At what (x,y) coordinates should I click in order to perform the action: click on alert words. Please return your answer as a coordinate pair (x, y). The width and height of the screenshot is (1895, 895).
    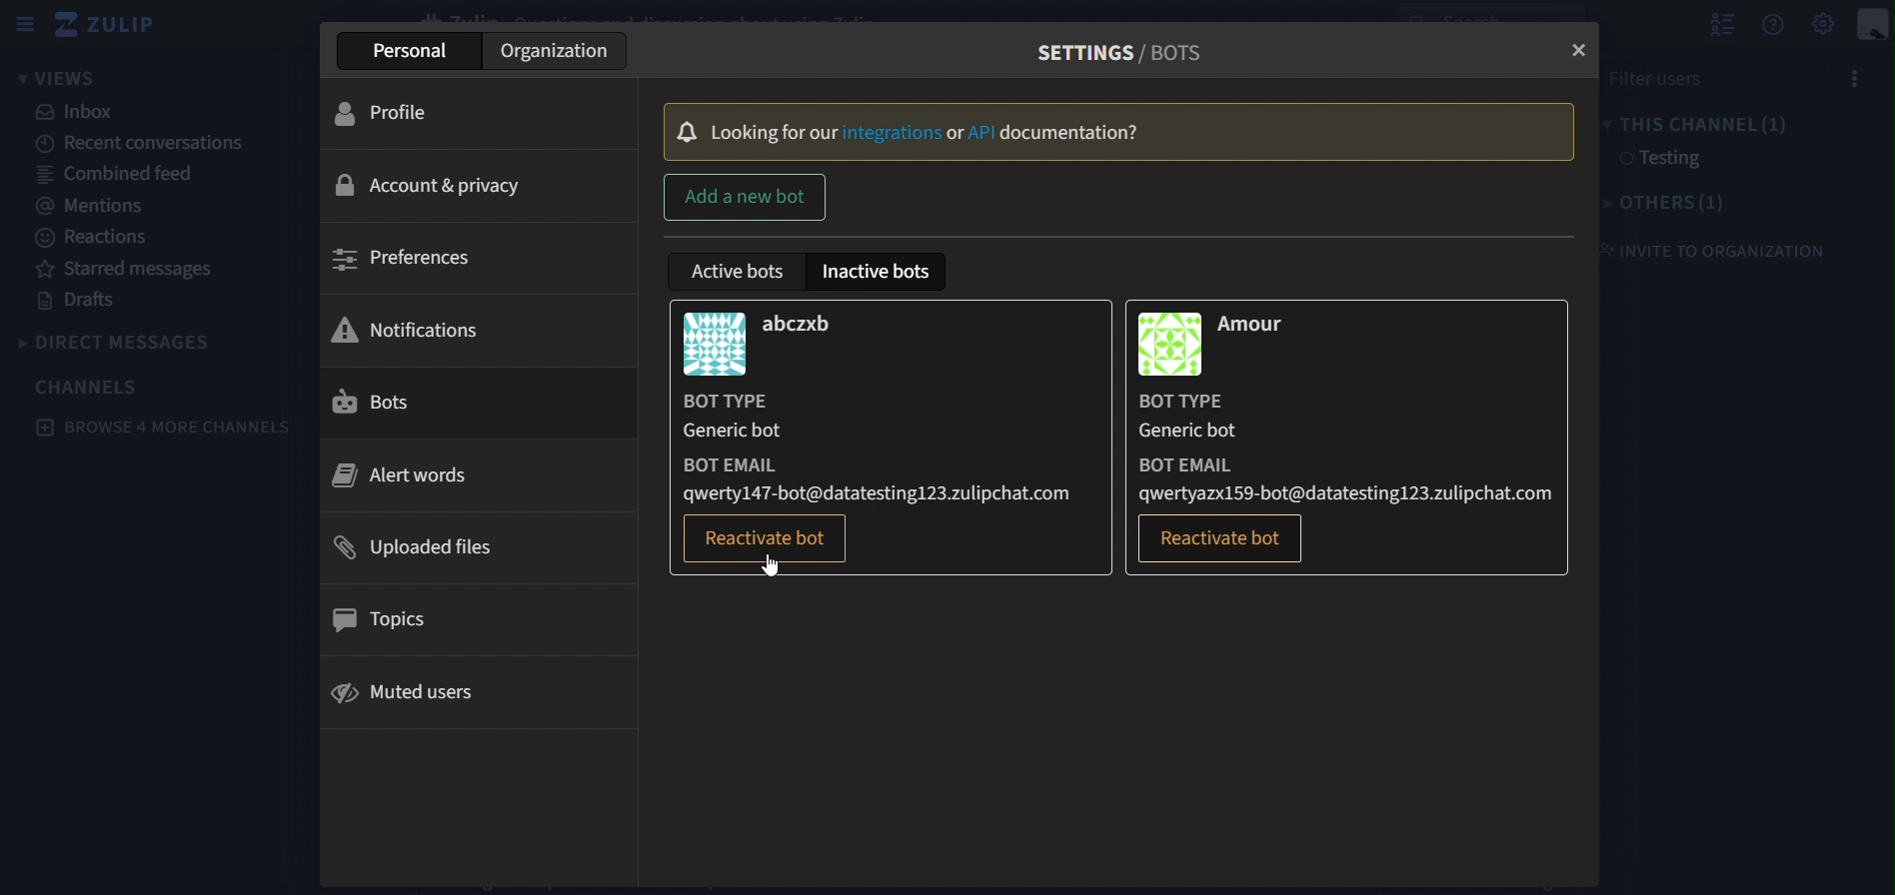
    Looking at the image, I should click on (412, 473).